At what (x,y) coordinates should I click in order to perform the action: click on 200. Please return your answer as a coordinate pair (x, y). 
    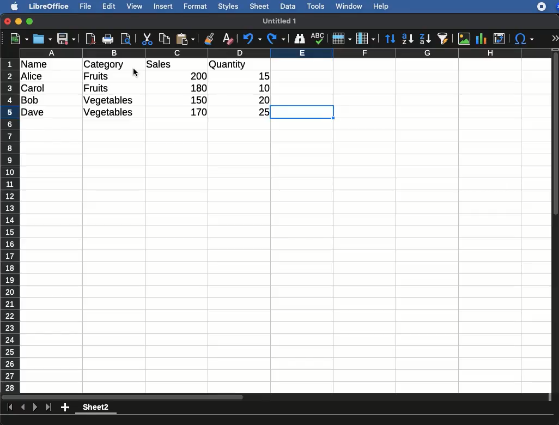
    Looking at the image, I should click on (196, 76).